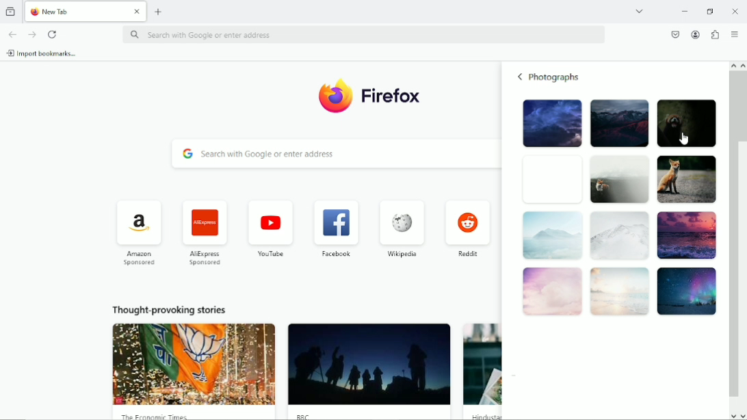 This screenshot has height=420, width=747. Describe the element at coordinates (735, 34) in the screenshot. I see `Open application menu` at that location.